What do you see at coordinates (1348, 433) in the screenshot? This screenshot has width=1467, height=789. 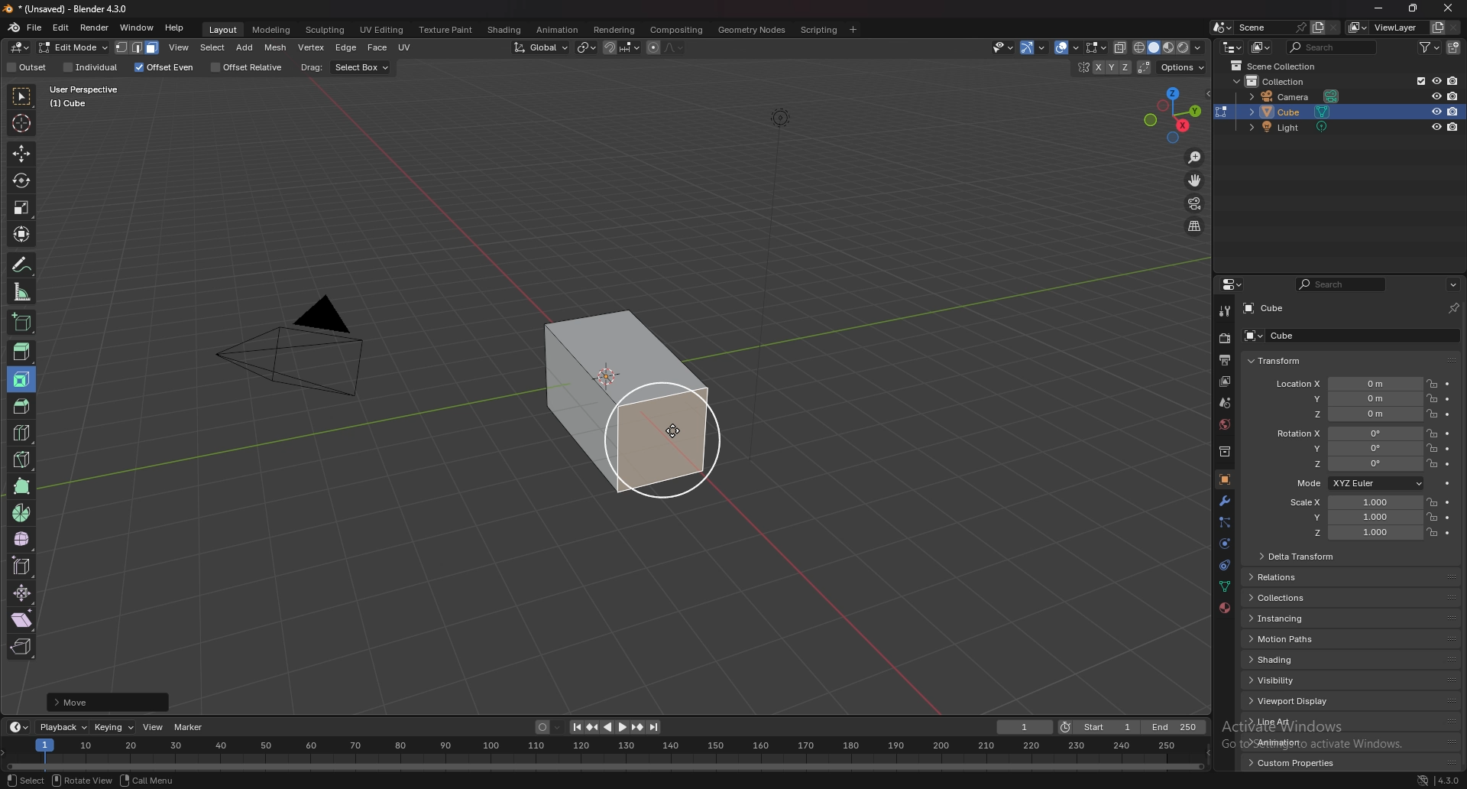 I see `rotation x` at bounding box center [1348, 433].